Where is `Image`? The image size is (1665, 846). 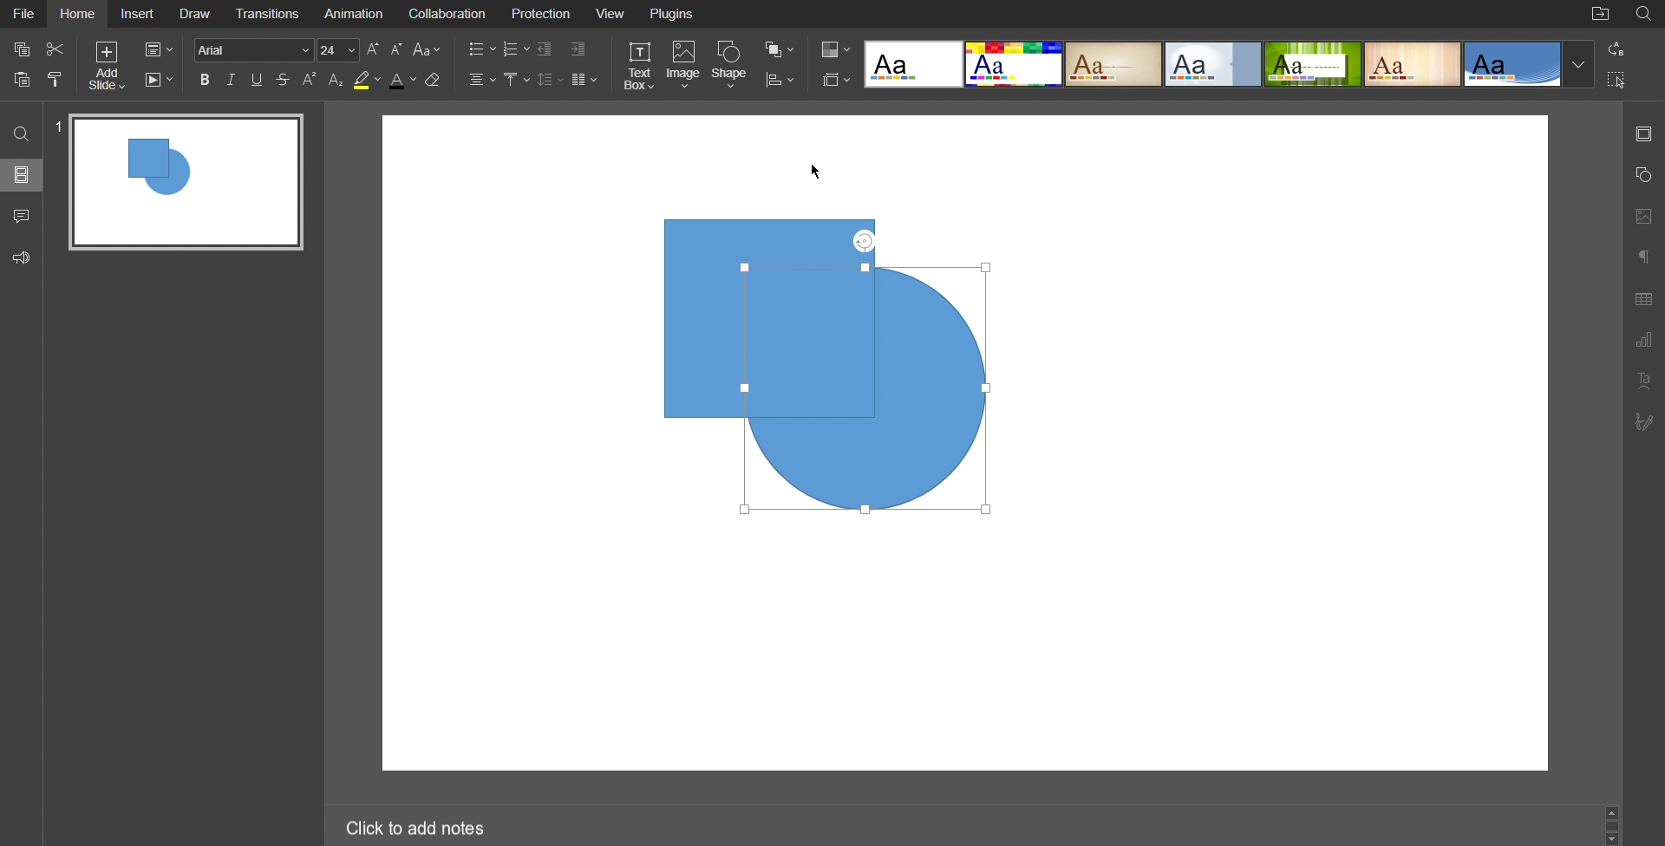
Image is located at coordinates (683, 67).